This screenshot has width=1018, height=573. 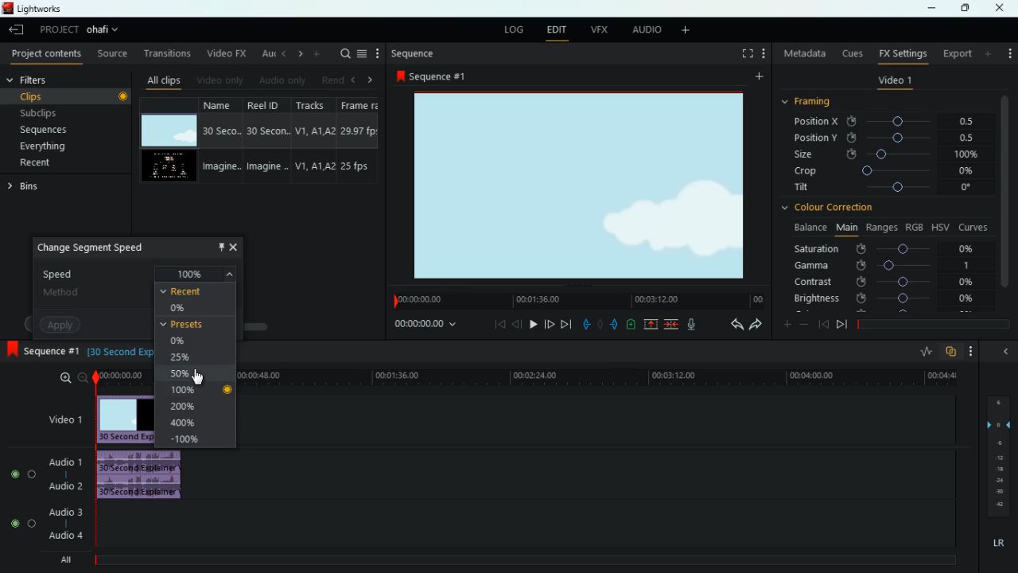 What do you see at coordinates (68, 96) in the screenshot?
I see `clips` at bounding box center [68, 96].